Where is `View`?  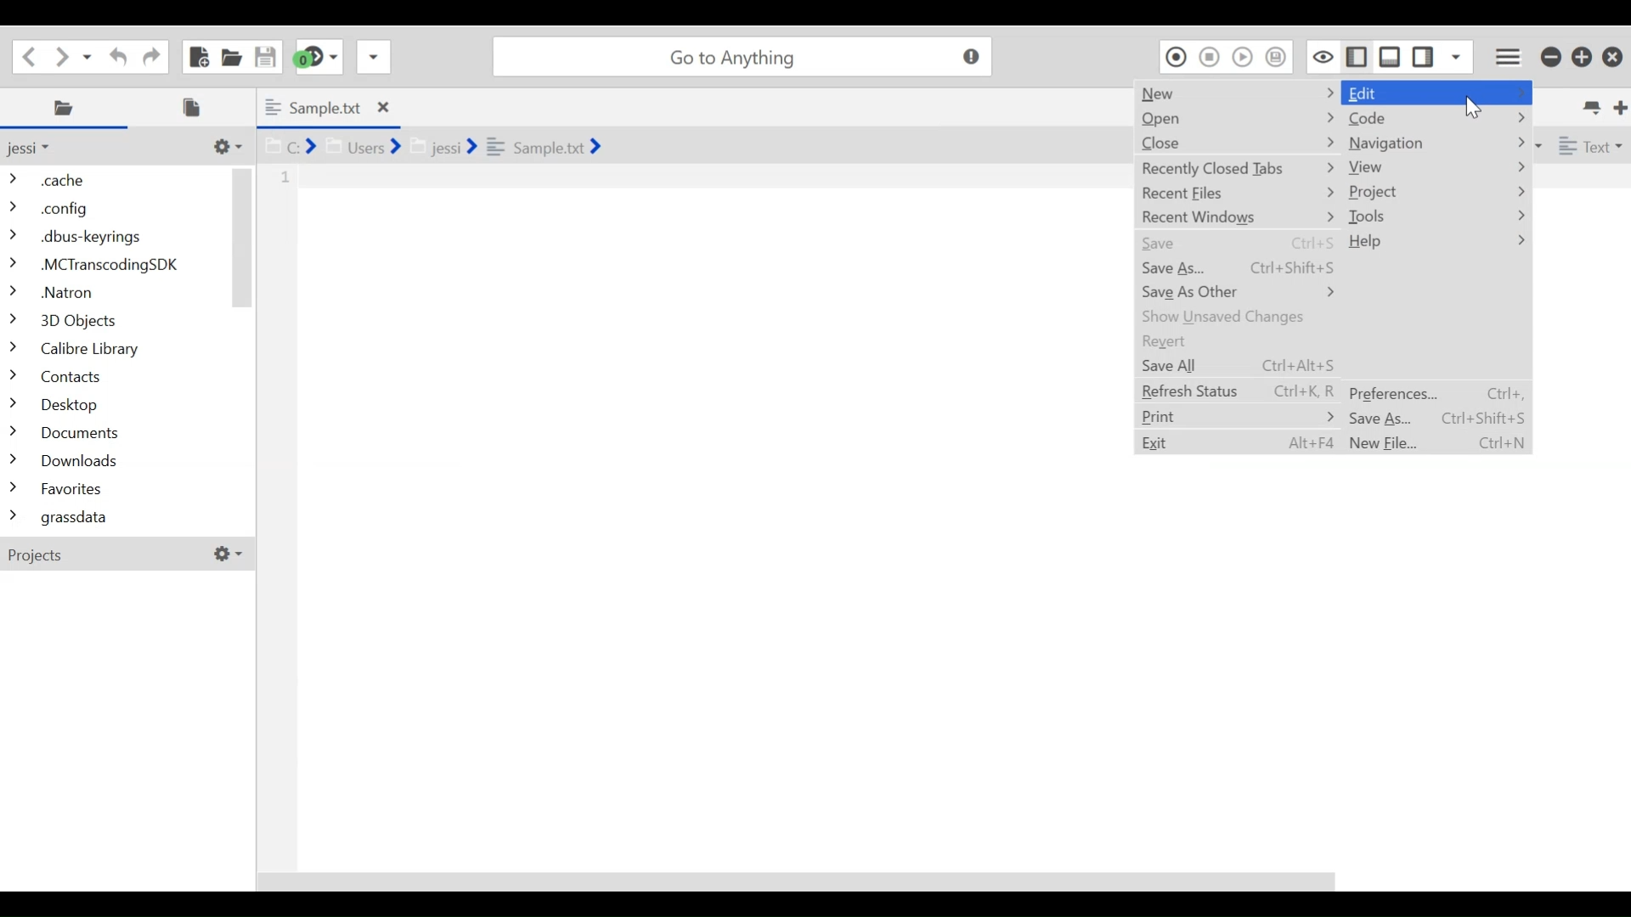
View is located at coordinates (1436, 167).